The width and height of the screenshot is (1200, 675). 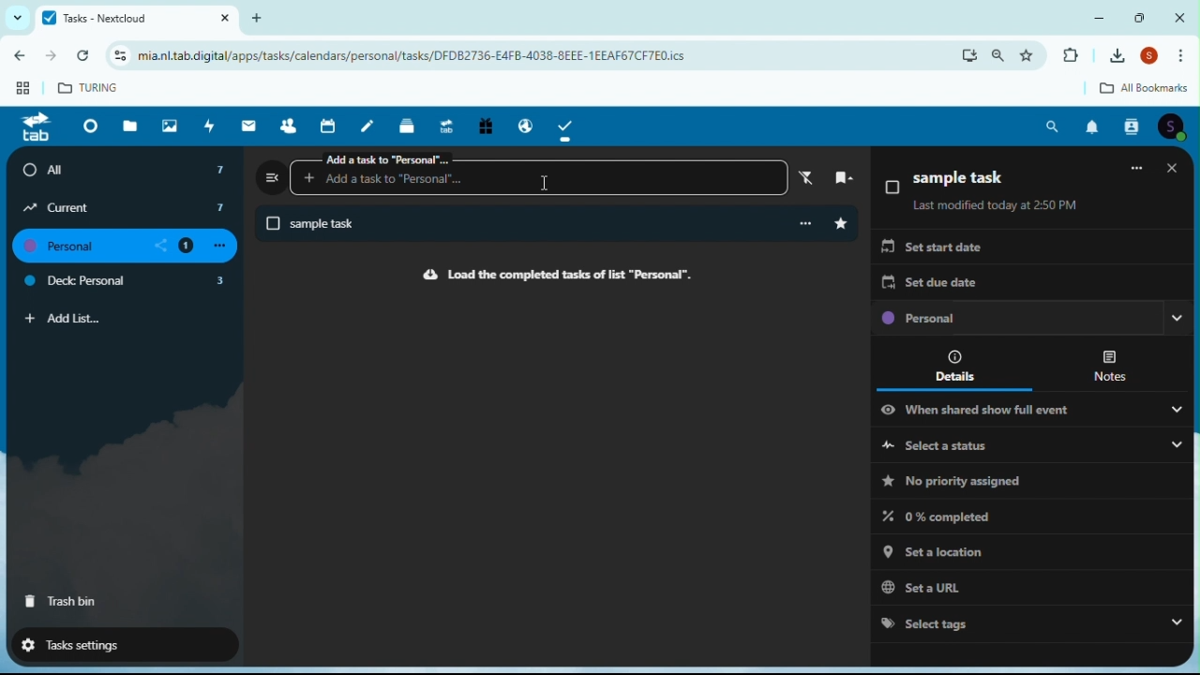 I want to click on More options, so click(x=803, y=224).